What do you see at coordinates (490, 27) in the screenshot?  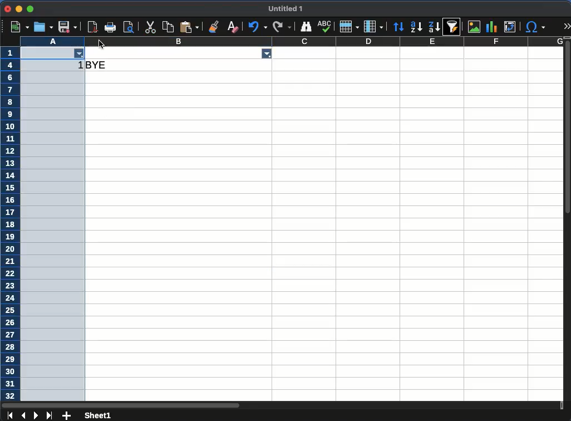 I see `chart` at bounding box center [490, 27].